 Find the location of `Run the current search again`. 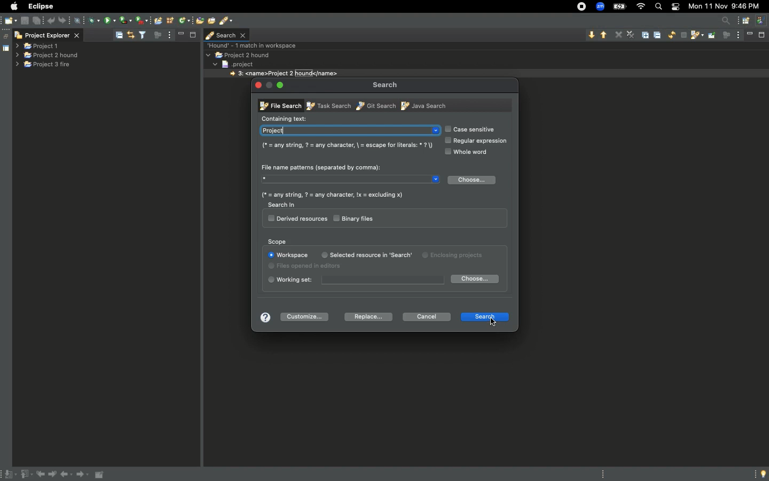

Run the current search again is located at coordinates (671, 35).